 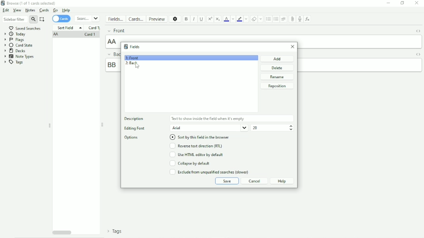 What do you see at coordinates (30, 10) in the screenshot?
I see `Notes` at bounding box center [30, 10].